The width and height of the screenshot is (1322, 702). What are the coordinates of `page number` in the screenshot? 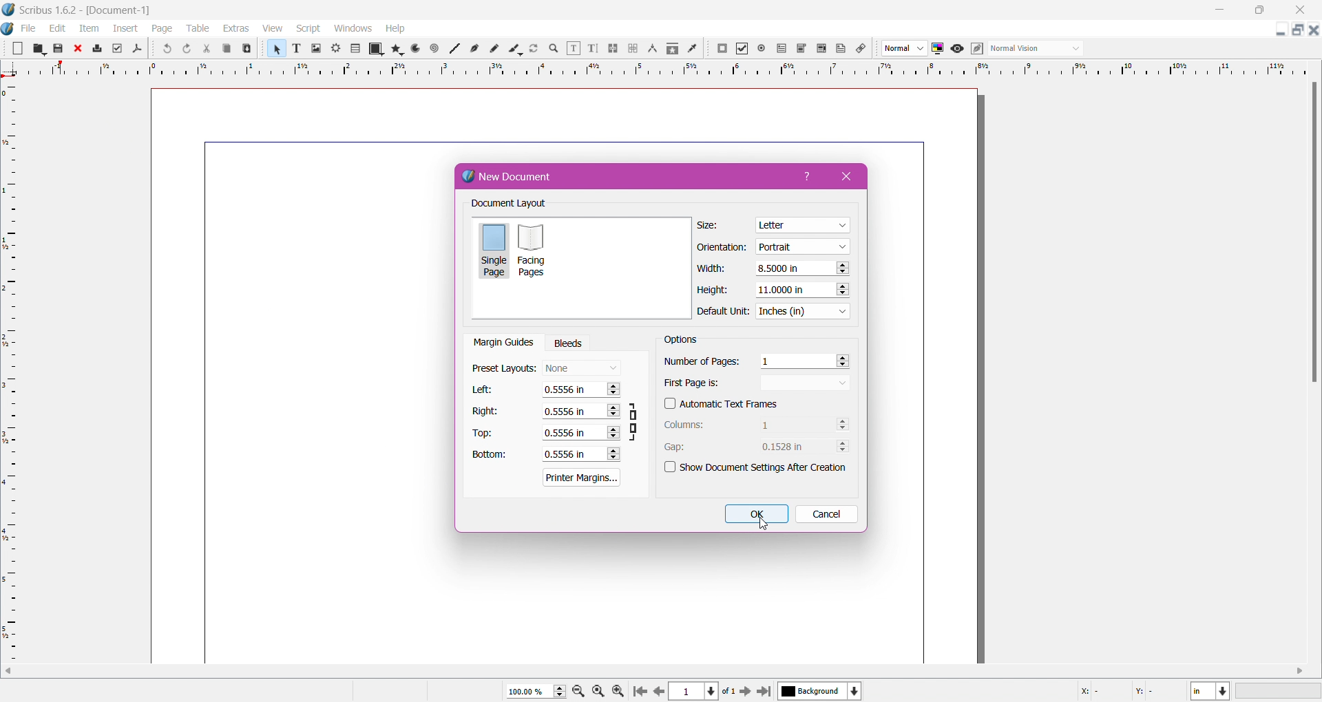 It's located at (700, 692).